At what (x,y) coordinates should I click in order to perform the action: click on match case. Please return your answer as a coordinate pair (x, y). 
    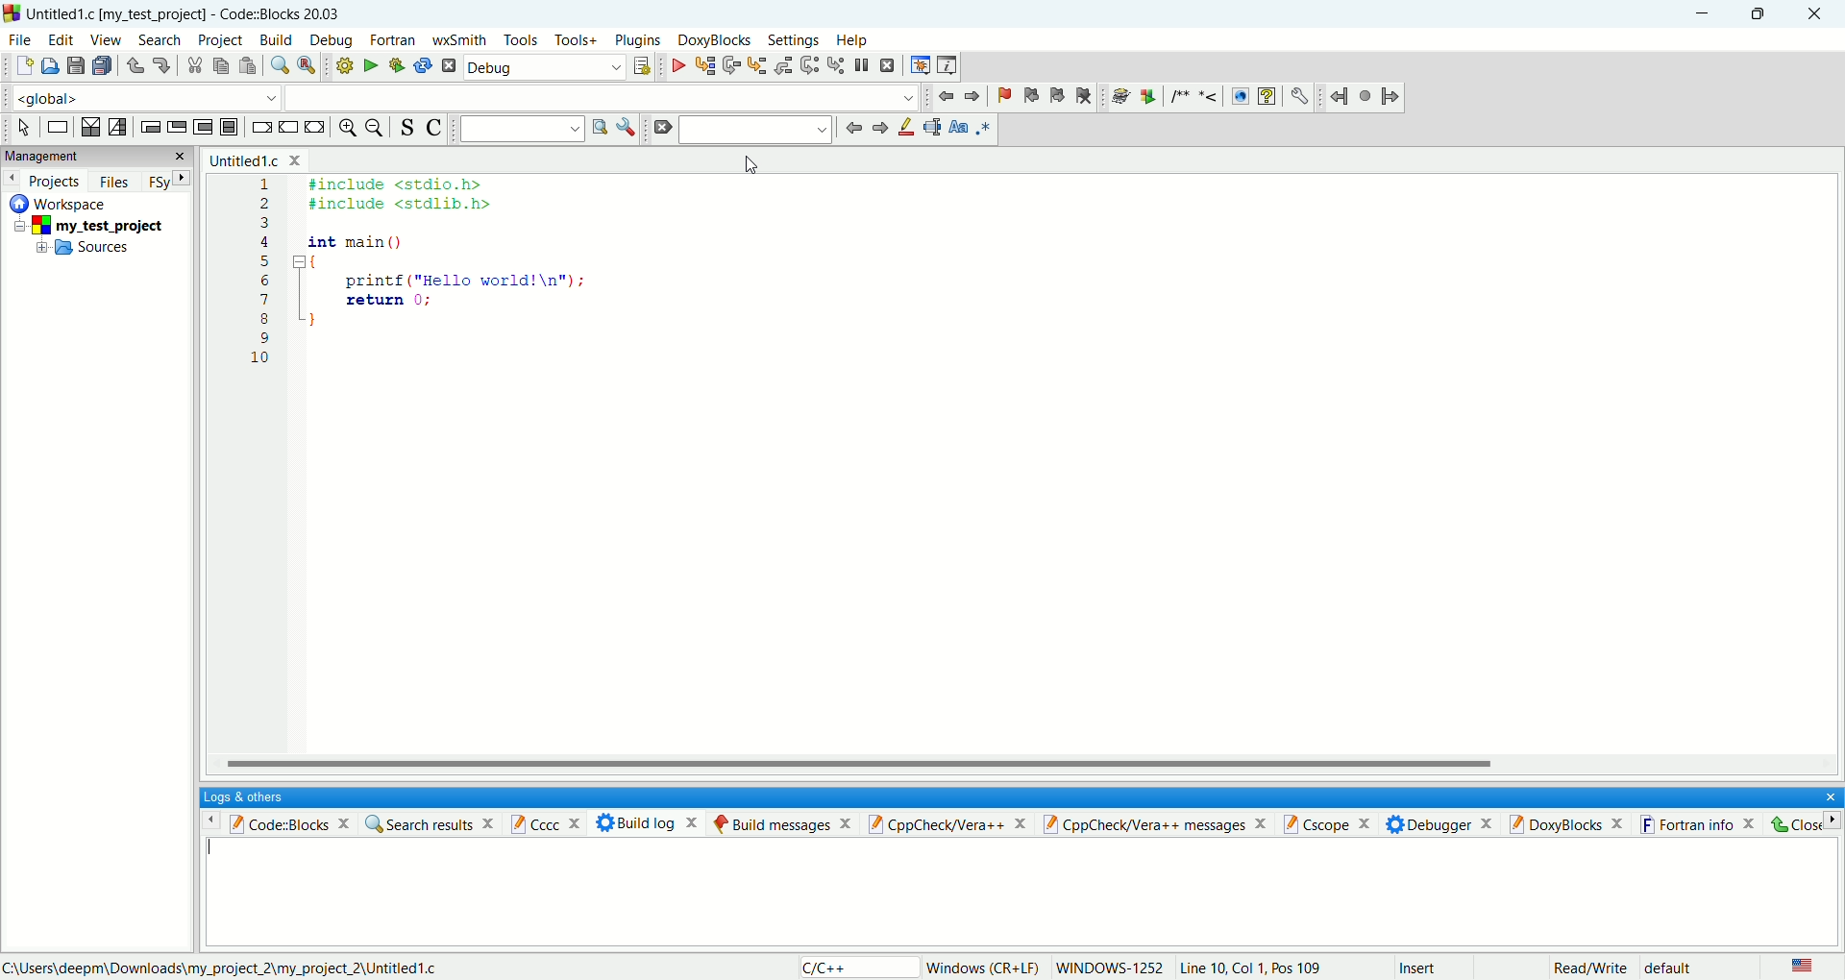
    Looking at the image, I should click on (958, 127).